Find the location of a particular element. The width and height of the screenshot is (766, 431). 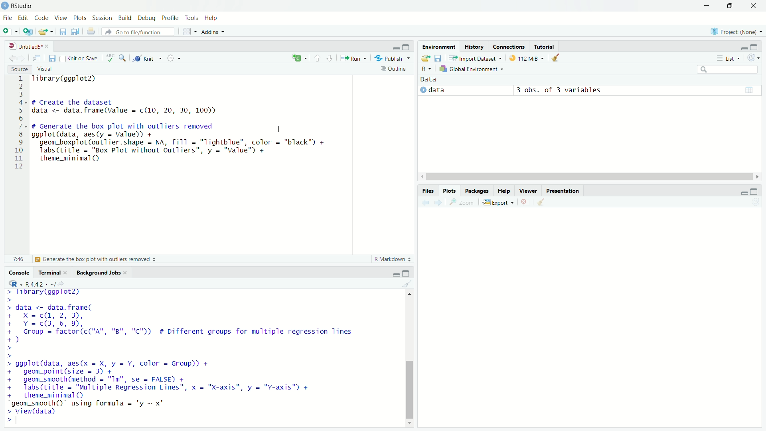

add is located at coordinates (293, 59).